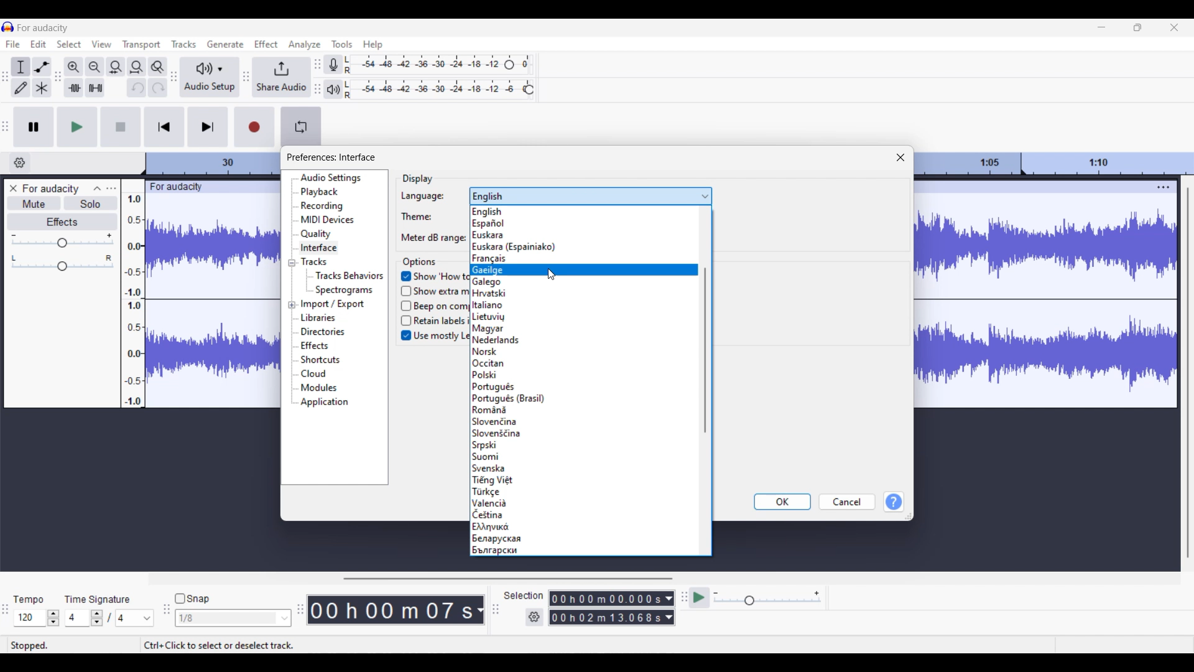  I want to click on Fit project to width, so click(137, 67).